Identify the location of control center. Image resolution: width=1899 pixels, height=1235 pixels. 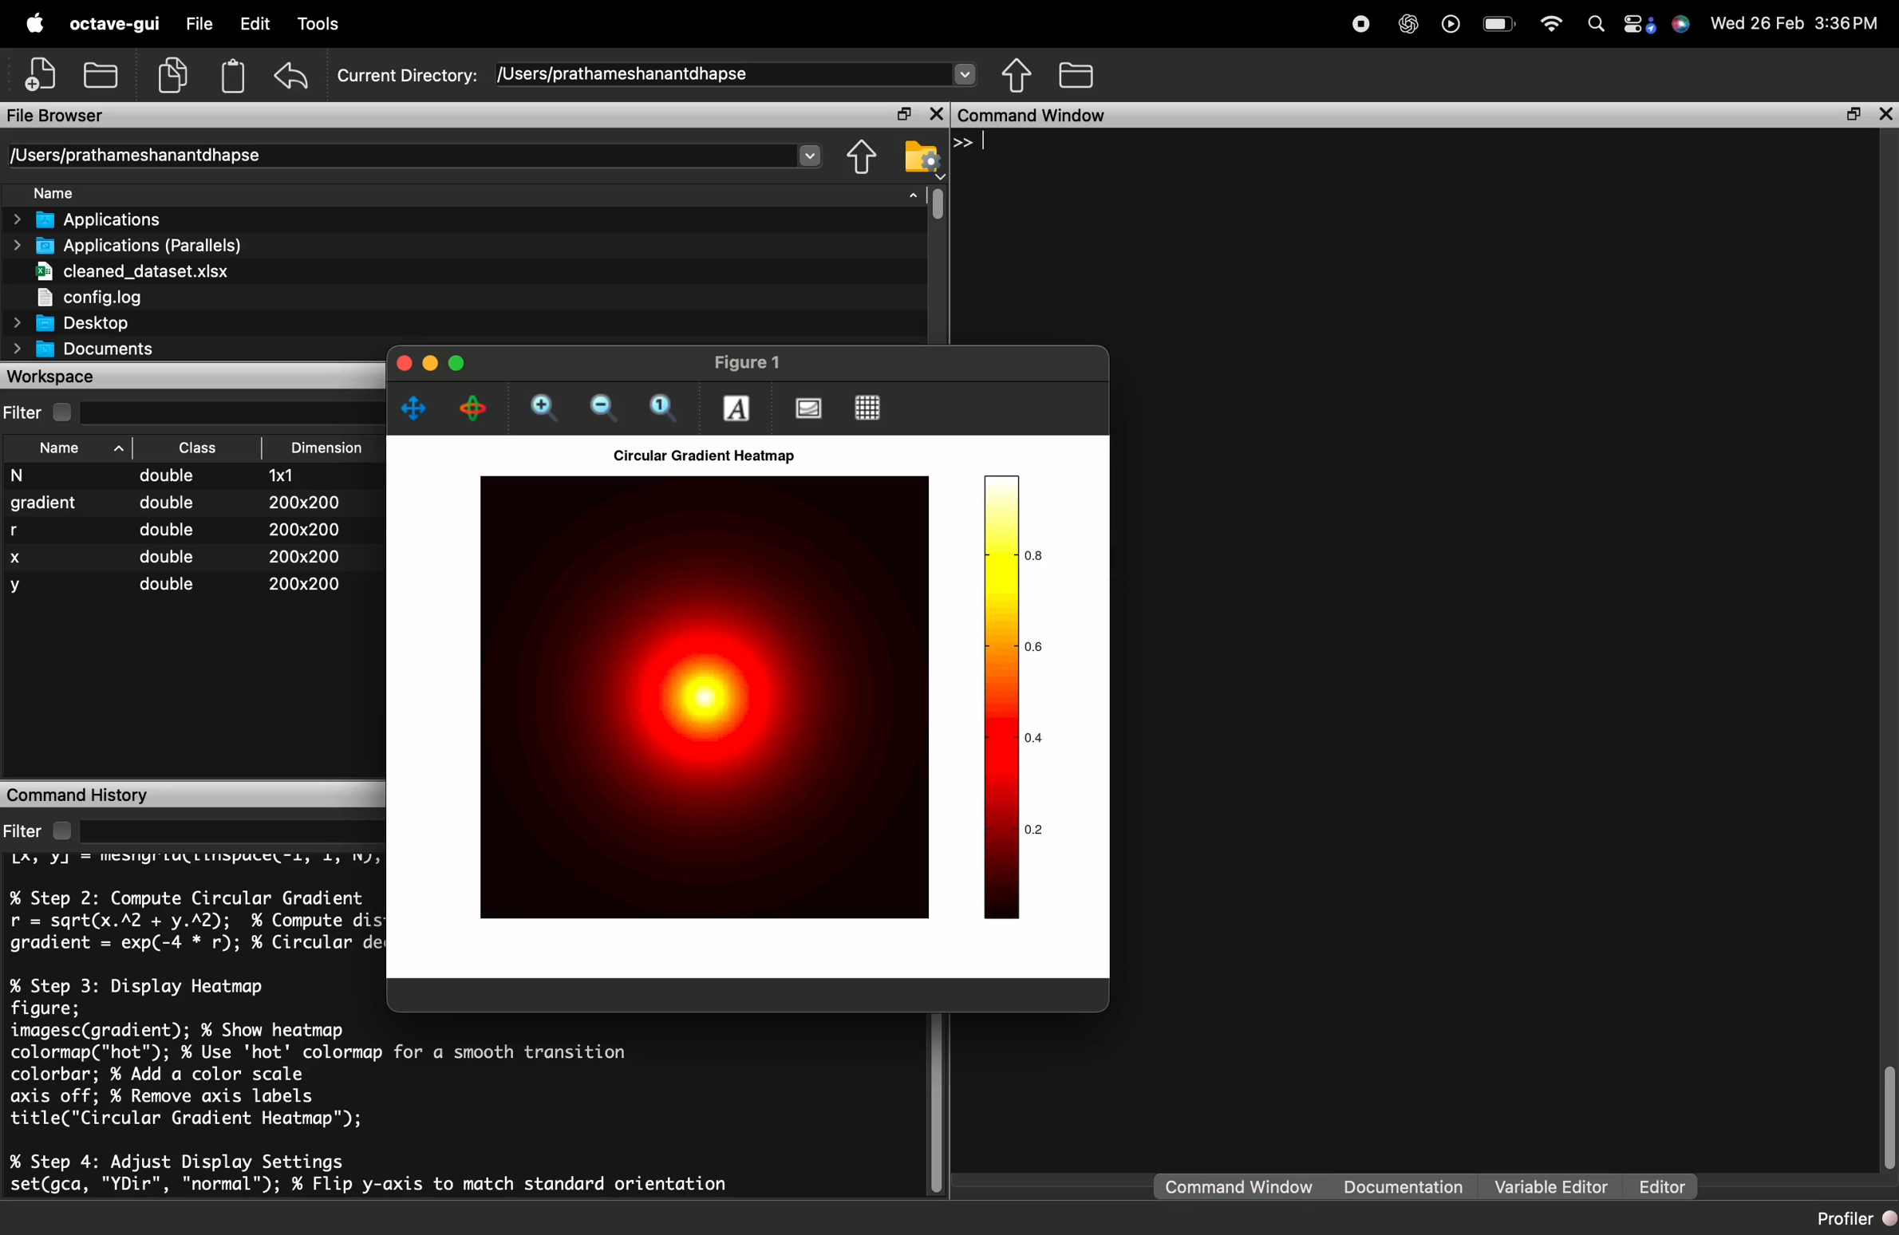
(1640, 26).